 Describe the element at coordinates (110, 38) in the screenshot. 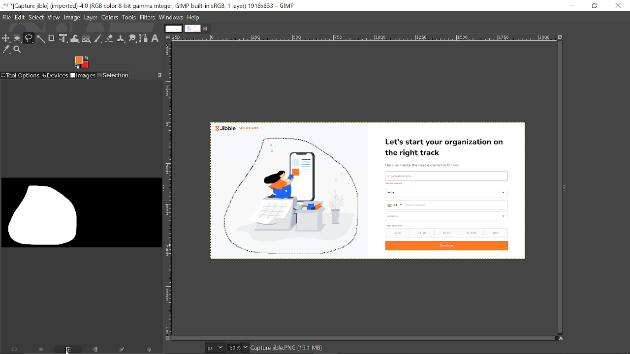

I see `Eraser tool` at that location.